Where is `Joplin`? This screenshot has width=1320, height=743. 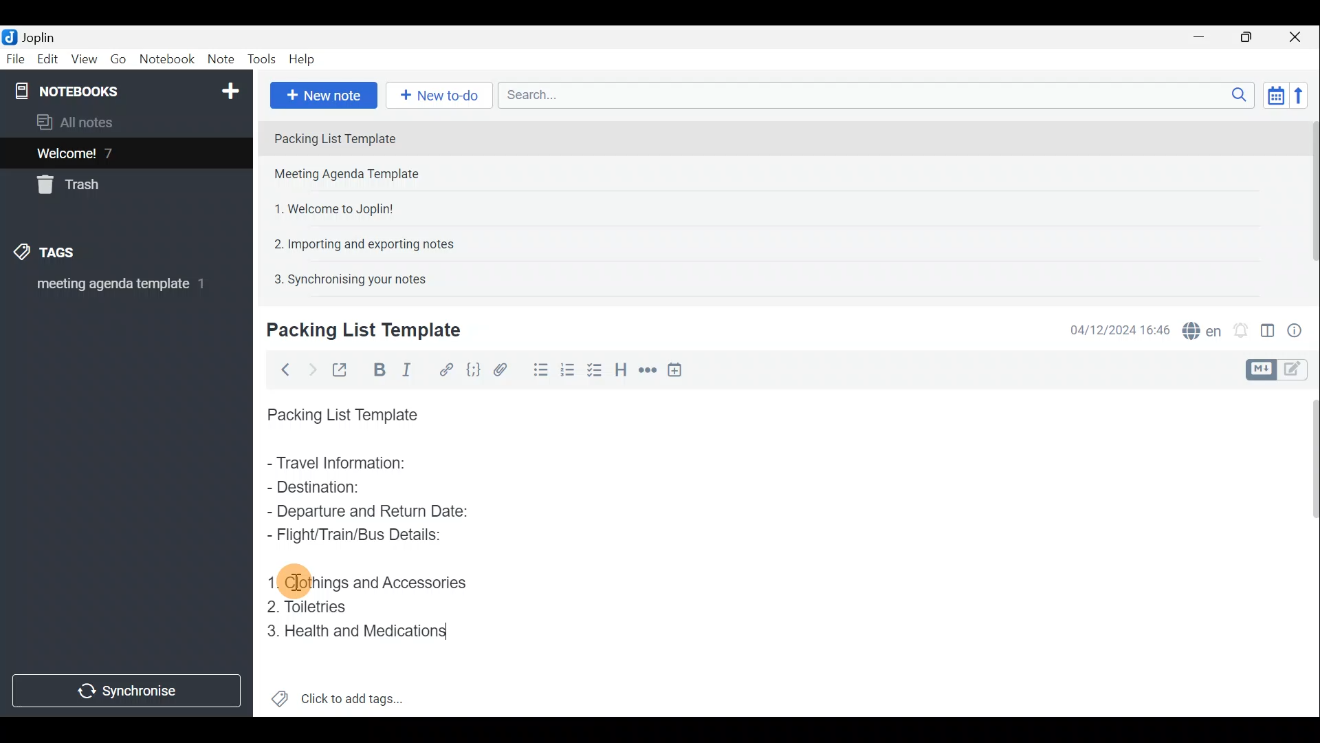
Joplin is located at coordinates (32, 36).